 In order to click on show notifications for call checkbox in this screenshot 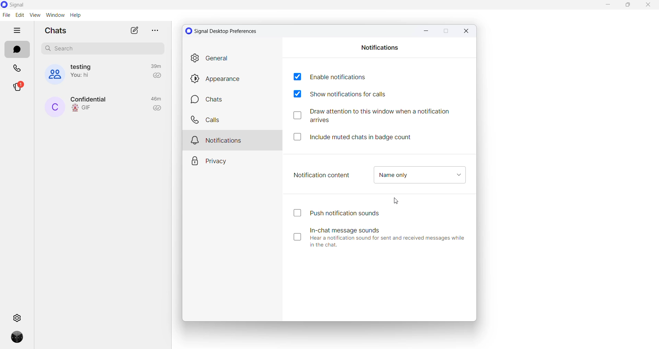, I will do `click(347, 95)`.